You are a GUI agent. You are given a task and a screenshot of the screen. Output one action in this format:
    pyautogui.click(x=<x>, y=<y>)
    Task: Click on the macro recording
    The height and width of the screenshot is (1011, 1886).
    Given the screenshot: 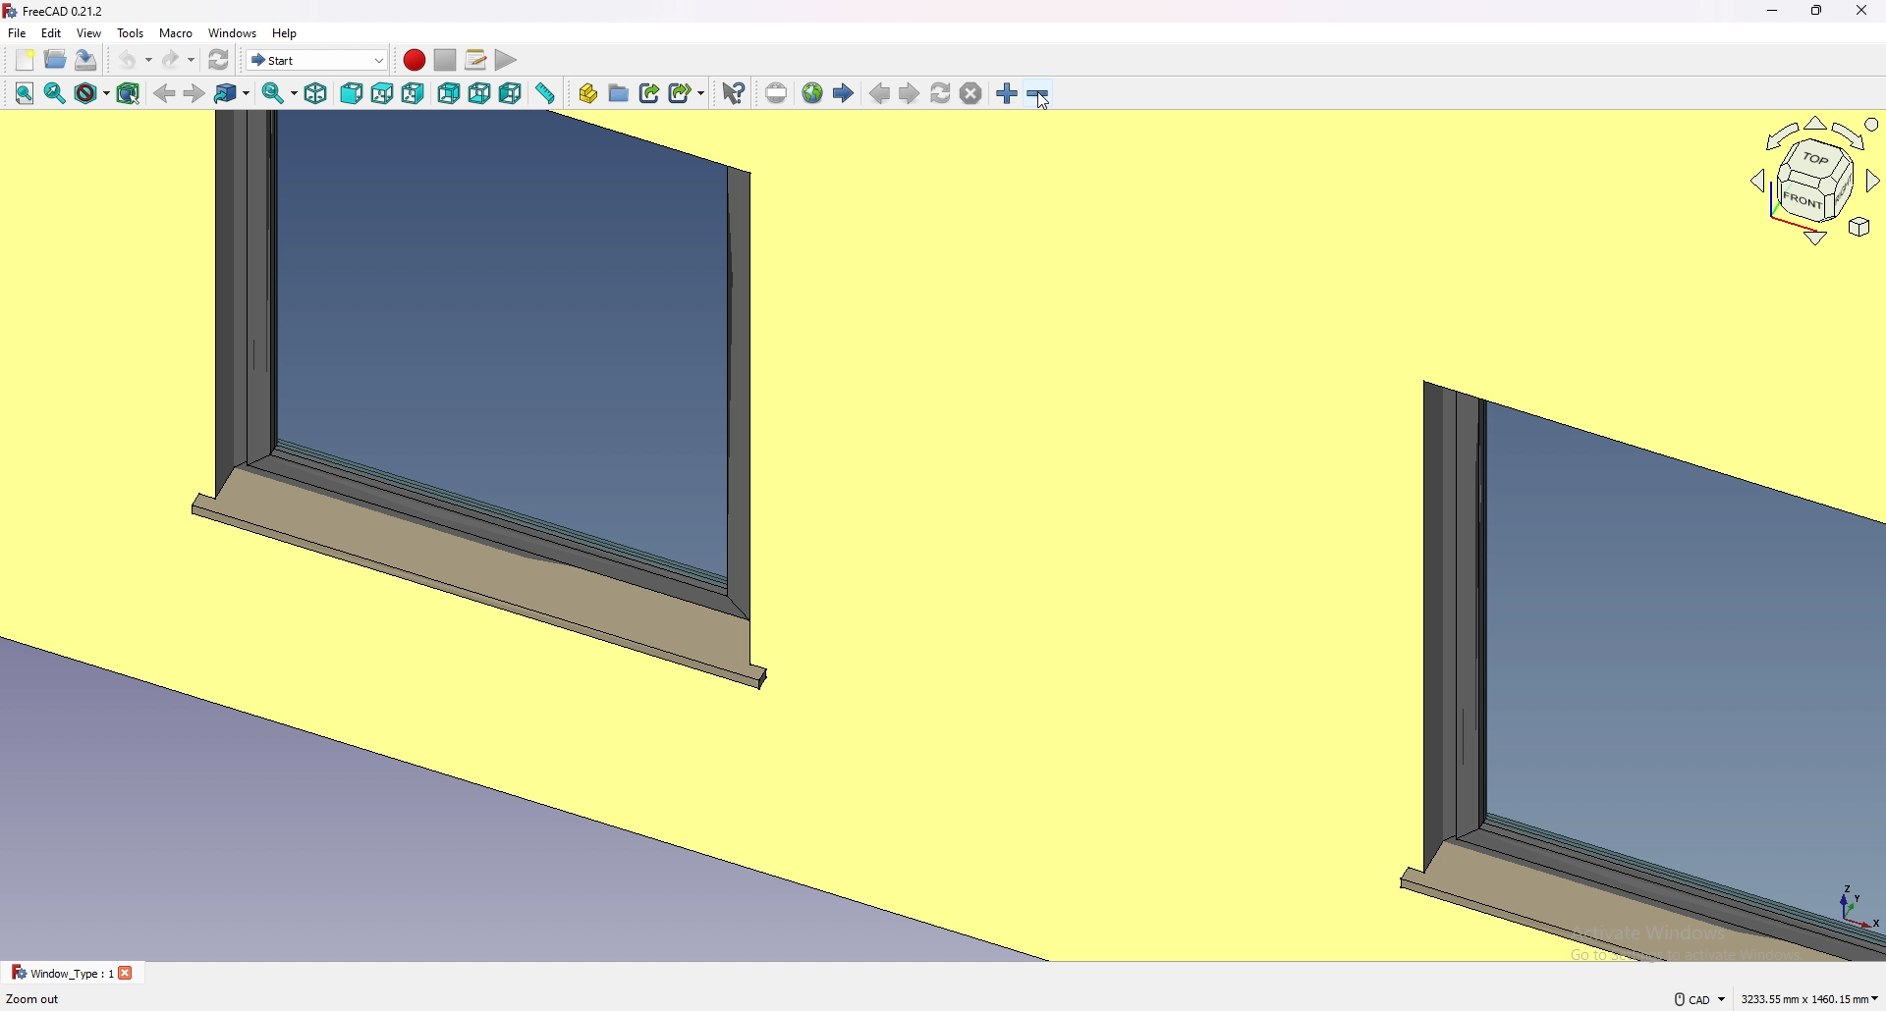 What is the action you would take?
    pyautogui.click(x=414, y=60)
    